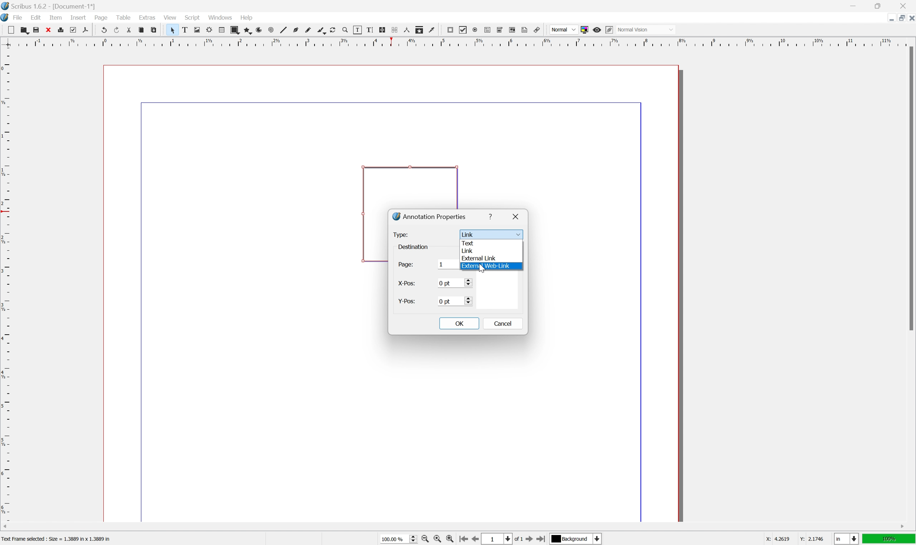 The width and height of the screenshot is (916, 545). I want to click on external link, so click(479, 258).